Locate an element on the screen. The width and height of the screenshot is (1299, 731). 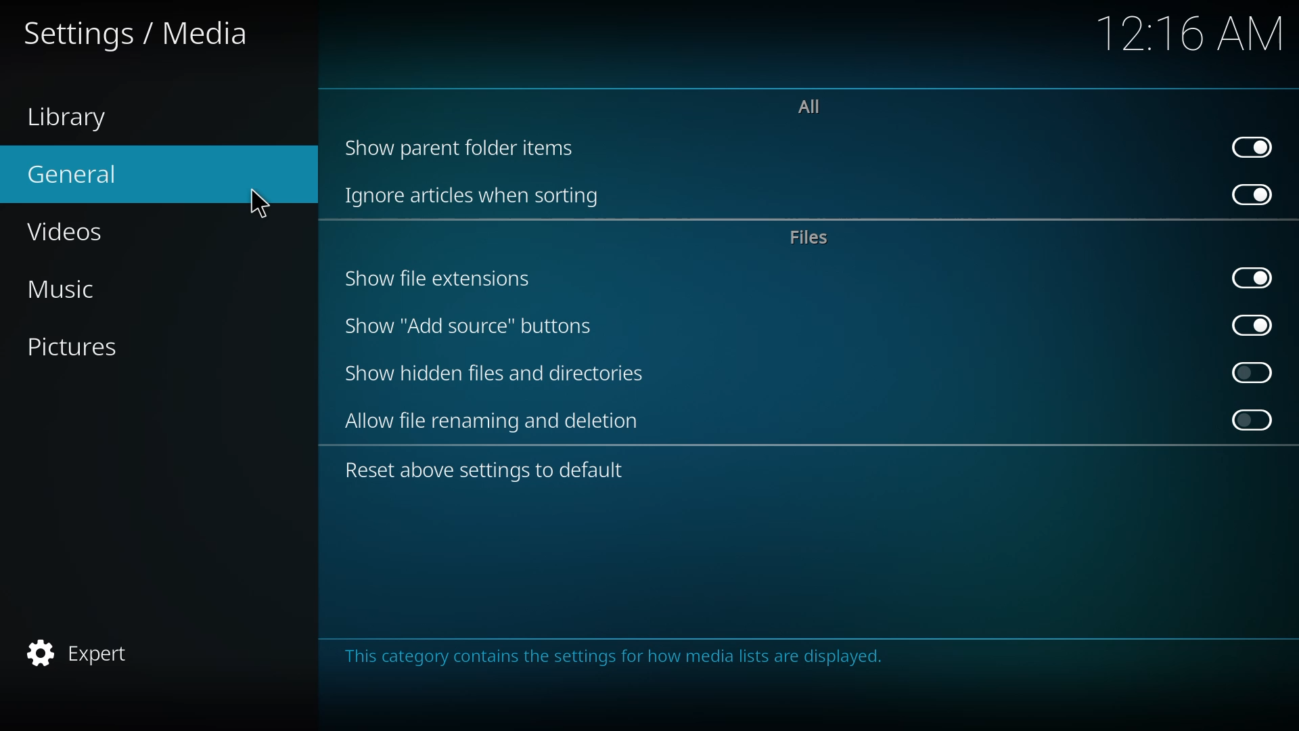
enabled is located at coordinates (1253, 278).